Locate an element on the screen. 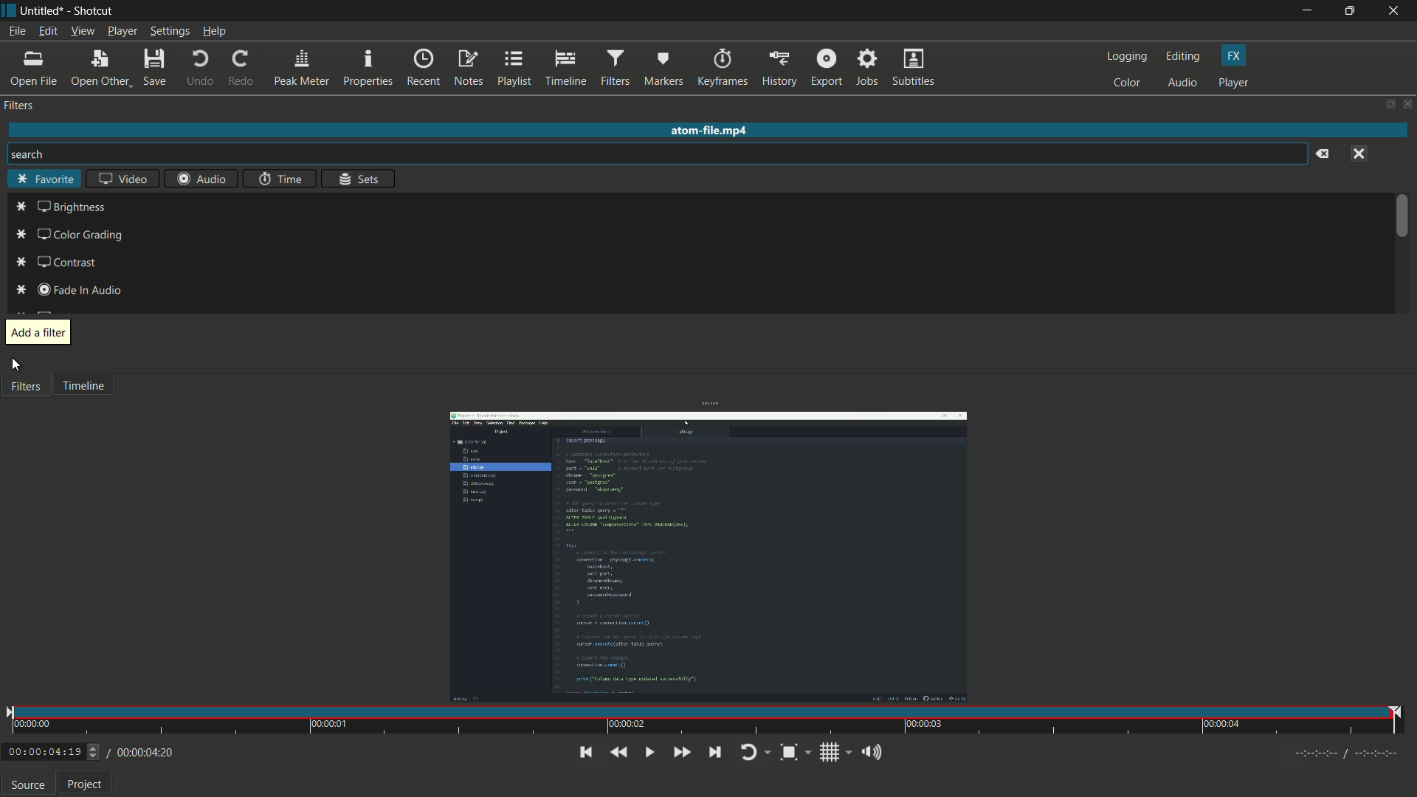  color is located at coordinates (1128, 84).